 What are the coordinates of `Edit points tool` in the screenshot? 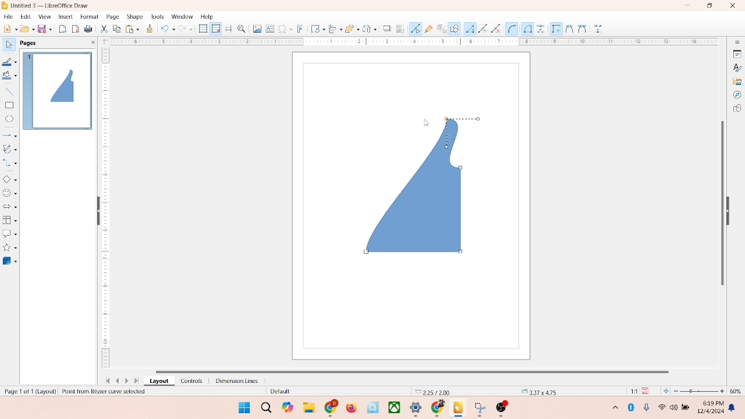 It's located at (555, 28).